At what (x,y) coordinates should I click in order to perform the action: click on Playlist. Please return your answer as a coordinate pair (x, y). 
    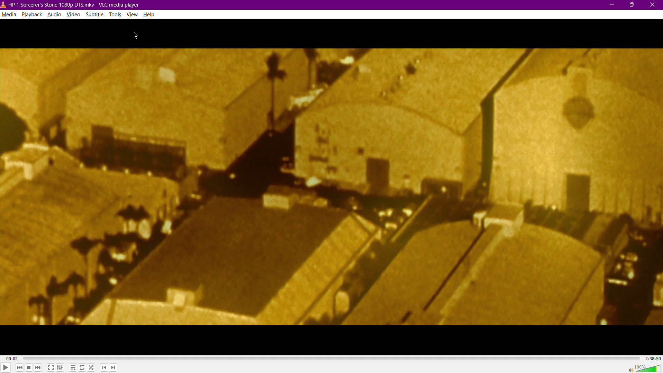
    Looking at the image, I should click on (72, 368).